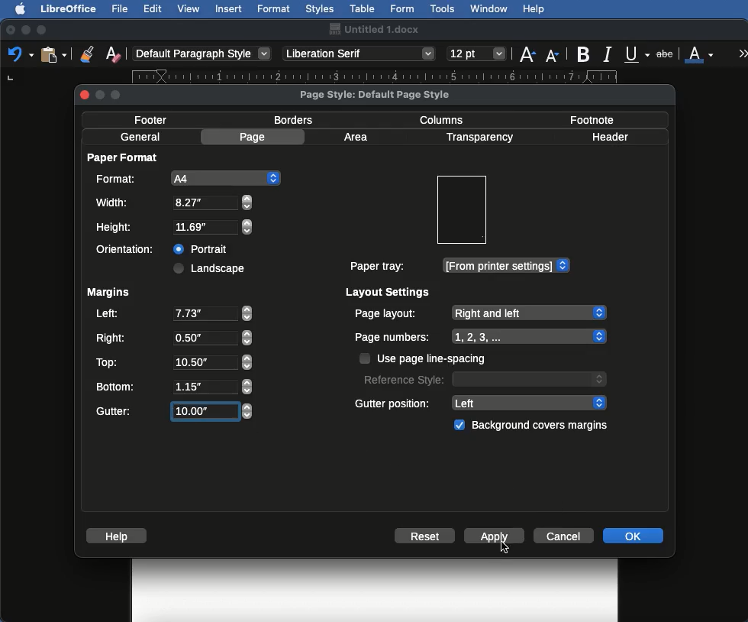 The width and height of the screenshot is (748, 622). I want to click on Borders, so click(295, 120).